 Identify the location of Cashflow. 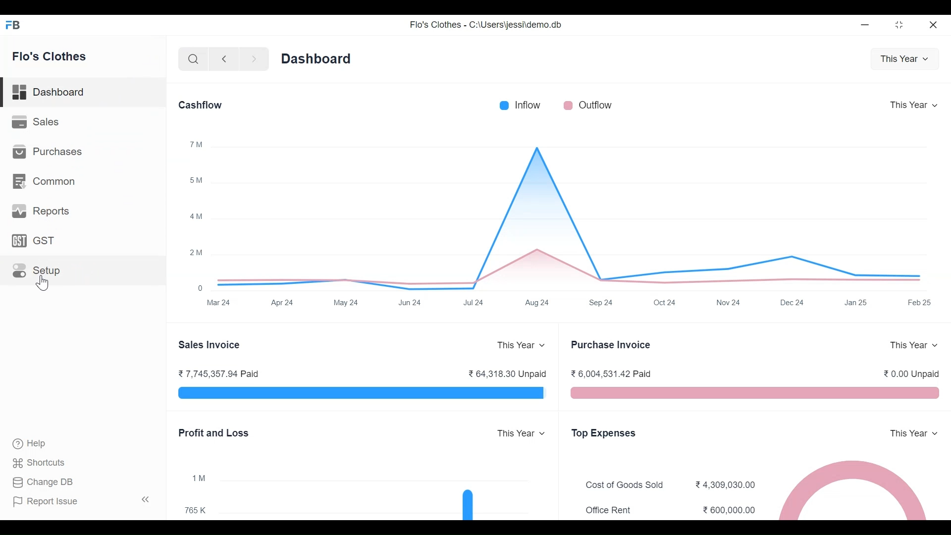
(201, 105).